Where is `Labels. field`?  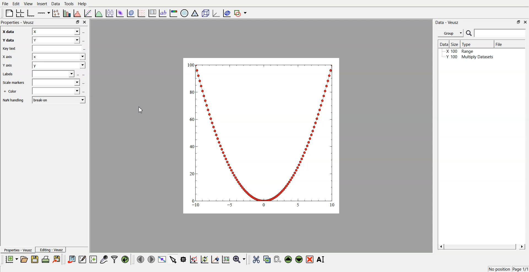
Labels. field is located at coordinates (53, 74).